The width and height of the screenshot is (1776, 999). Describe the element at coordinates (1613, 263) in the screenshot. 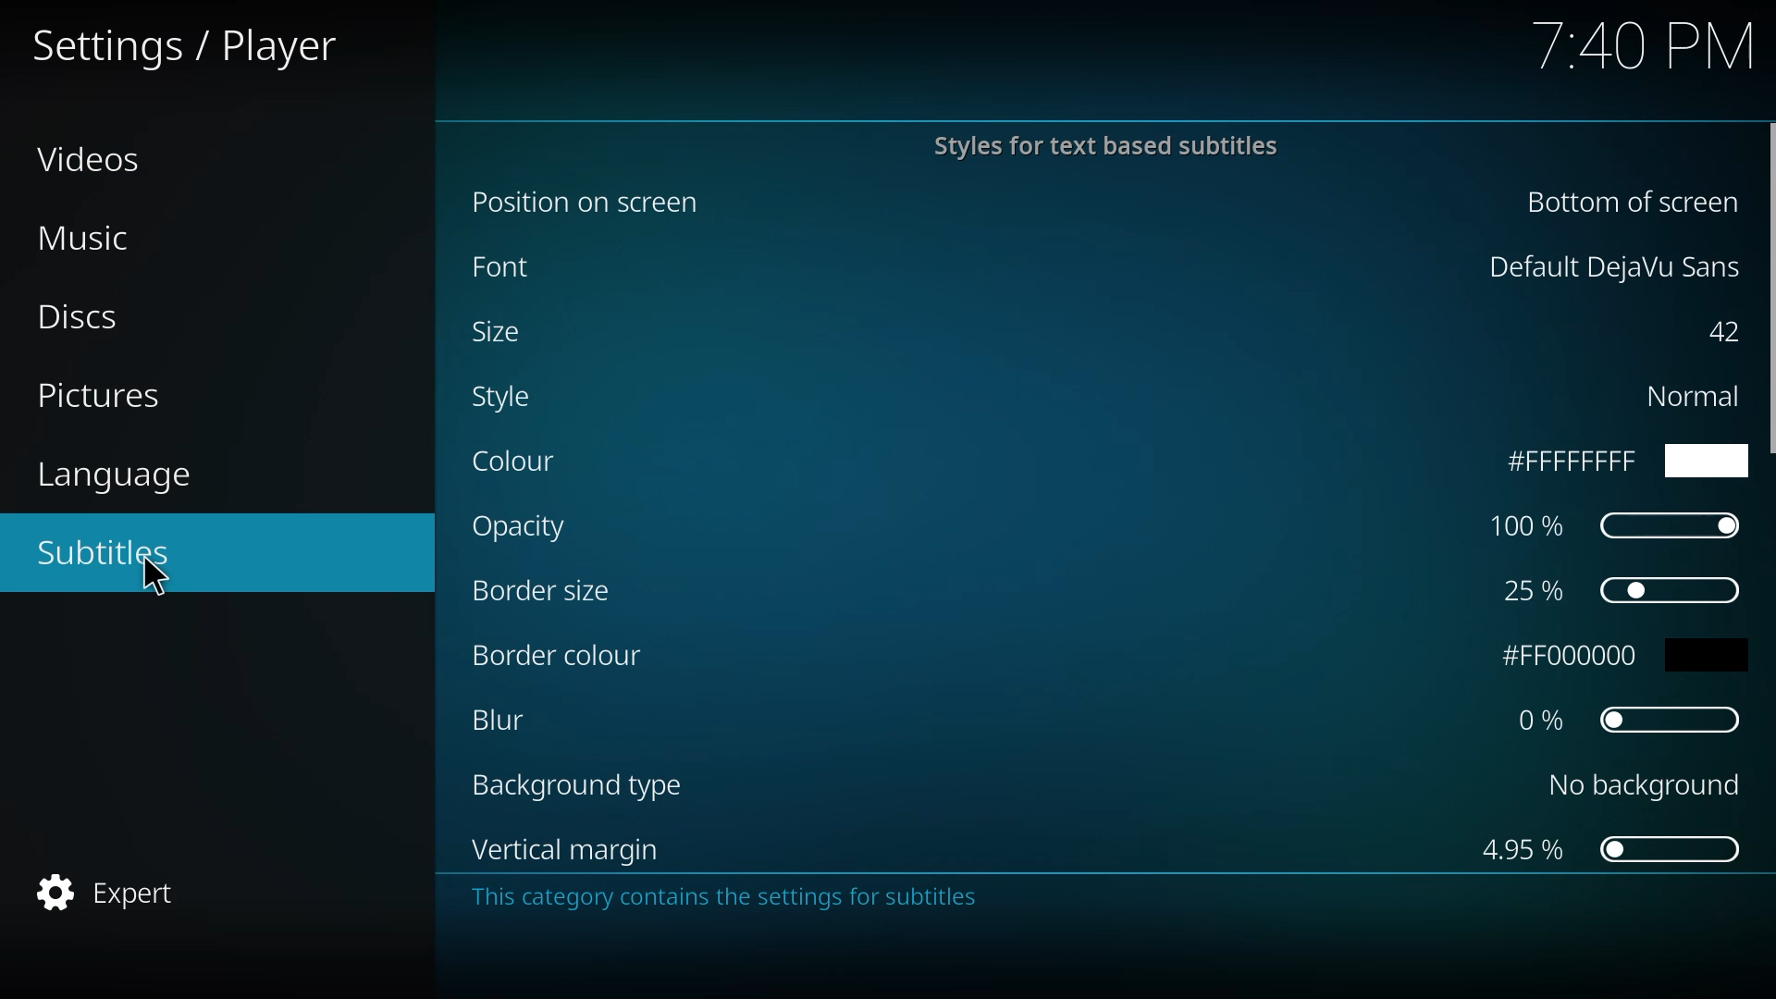

I see `default` at that location.